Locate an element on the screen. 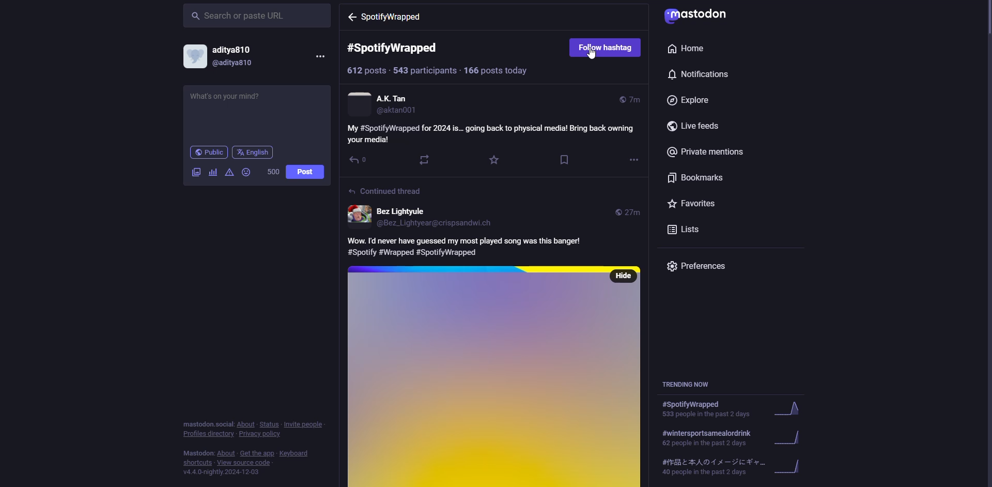  public is located at coordinates (208, 152).